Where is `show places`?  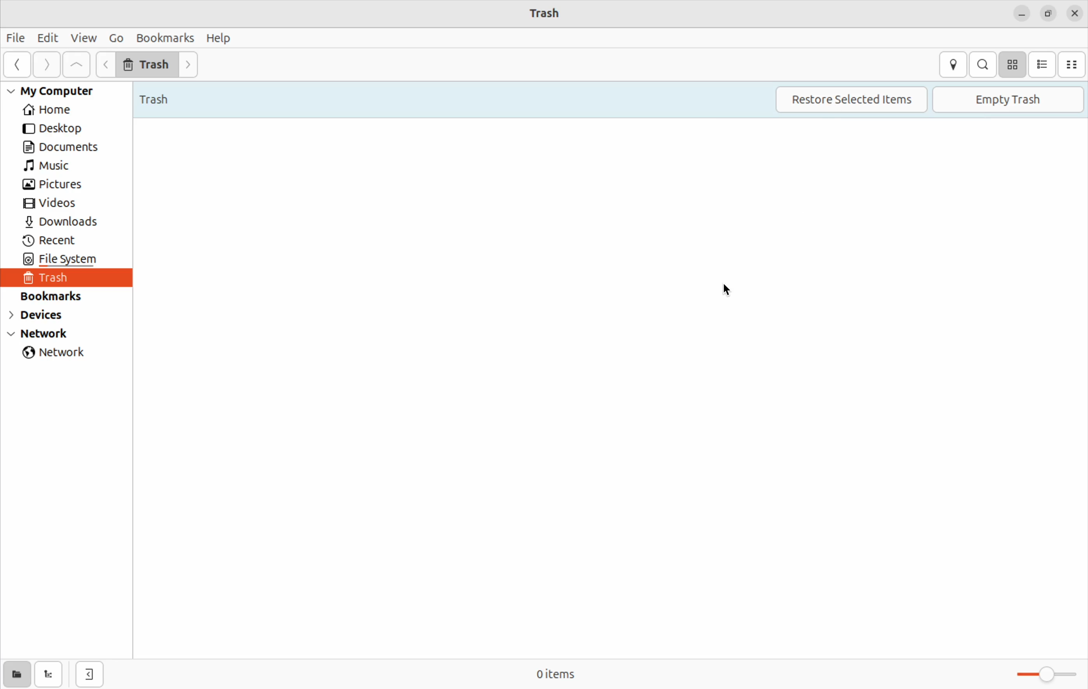 show places is located at coordinates (16, 674).